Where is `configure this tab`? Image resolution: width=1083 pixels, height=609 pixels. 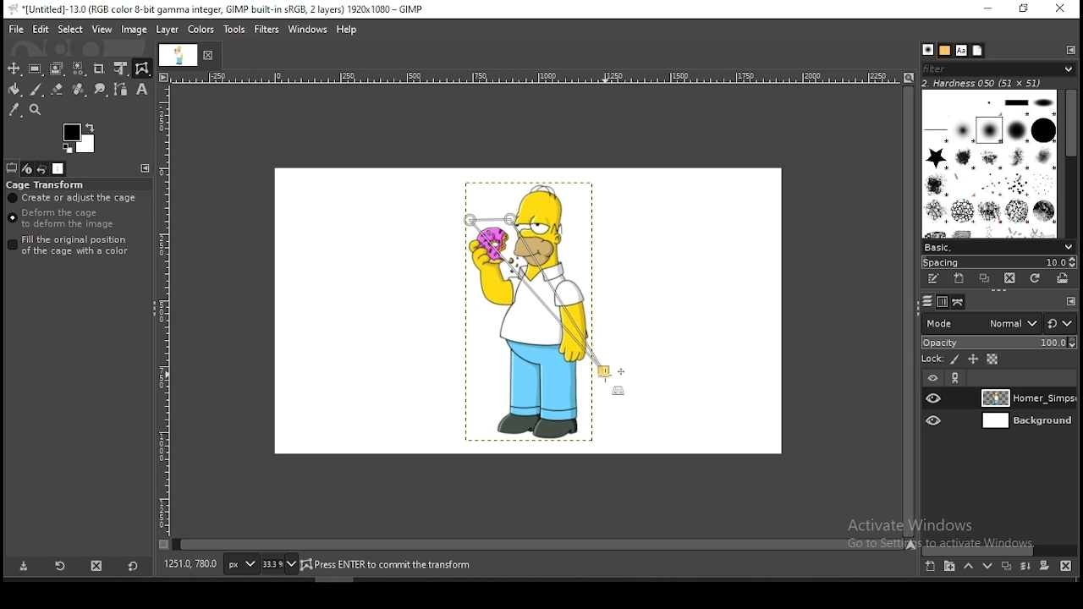
configure this tab is located at coordinates (148, 169).